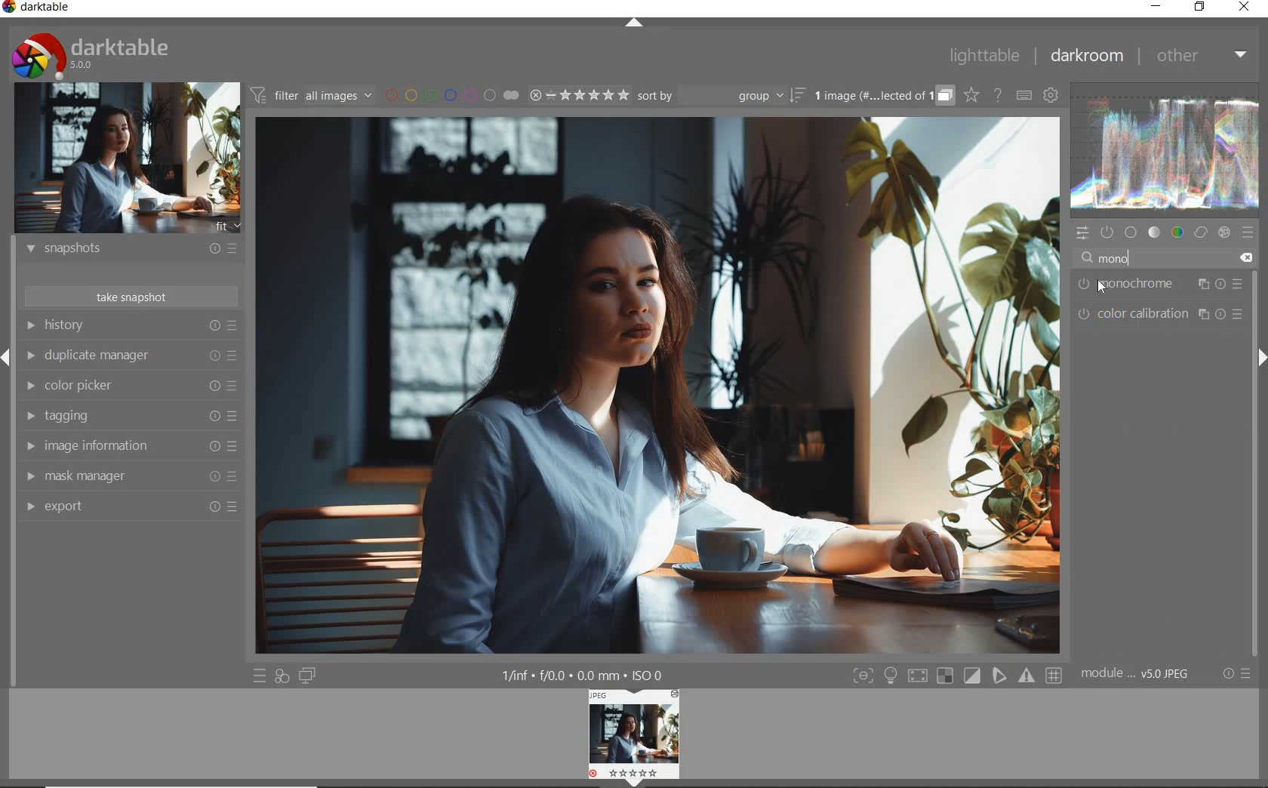  What do you see at coordinates (92, 55) in the screenshot?
I see `system logo` at bounding box center [92, 55].